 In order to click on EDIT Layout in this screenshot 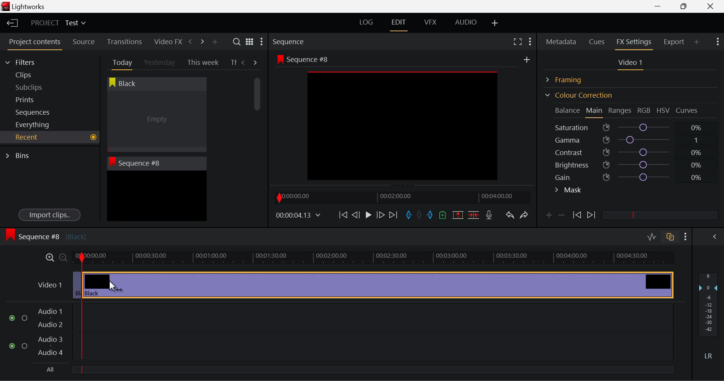, I will do `click(400, 24)`.